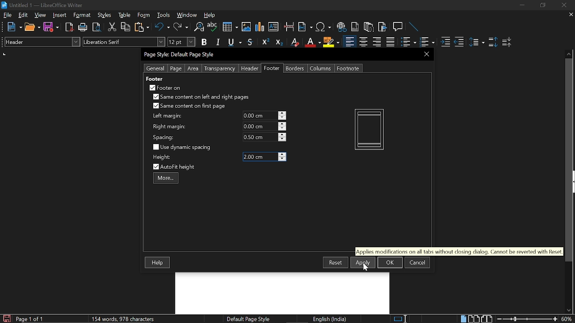 This screenshot has height=323, width=575. I want to click on Superscript, so click(264, 42).